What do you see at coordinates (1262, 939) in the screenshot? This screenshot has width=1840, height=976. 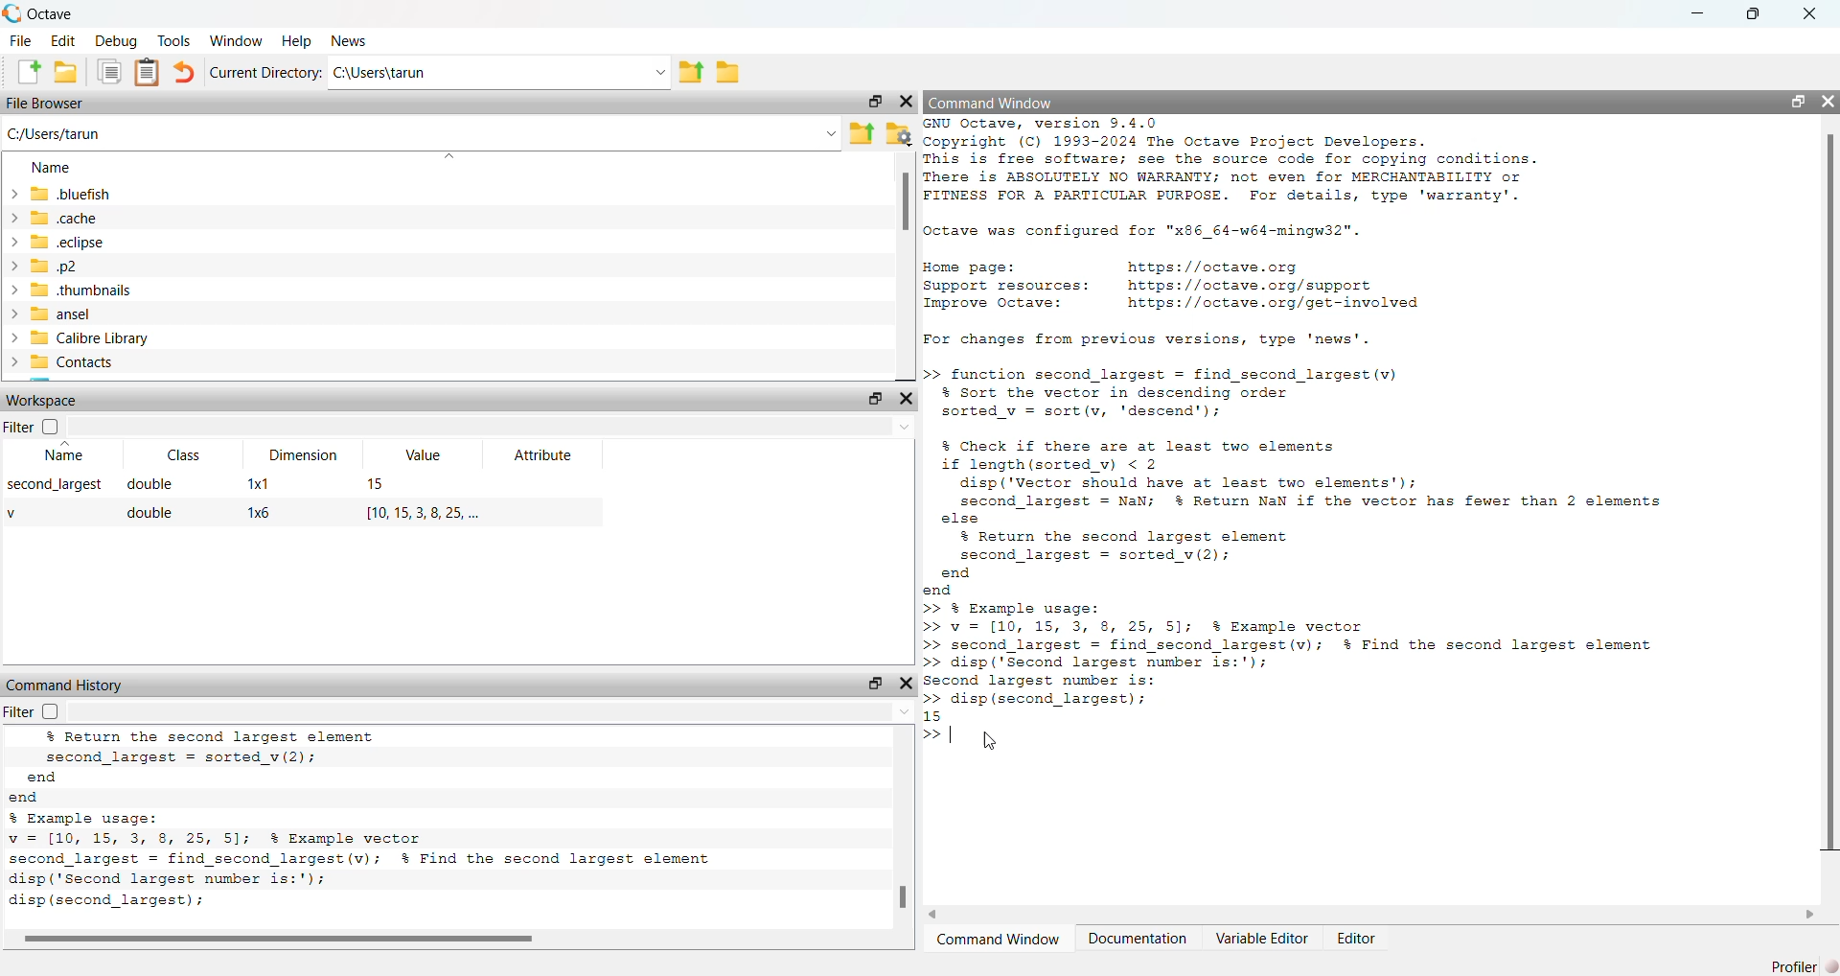 I see `variable editor` at bounding box center [1262, 939].